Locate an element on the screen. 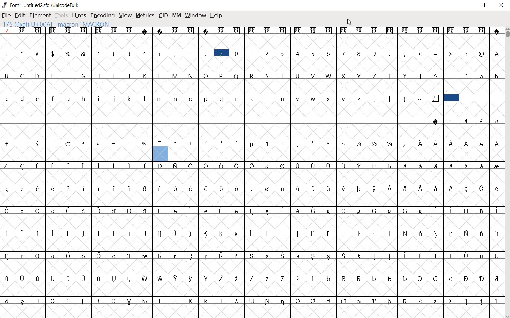  Symbol is located at coordinates (221, 300).